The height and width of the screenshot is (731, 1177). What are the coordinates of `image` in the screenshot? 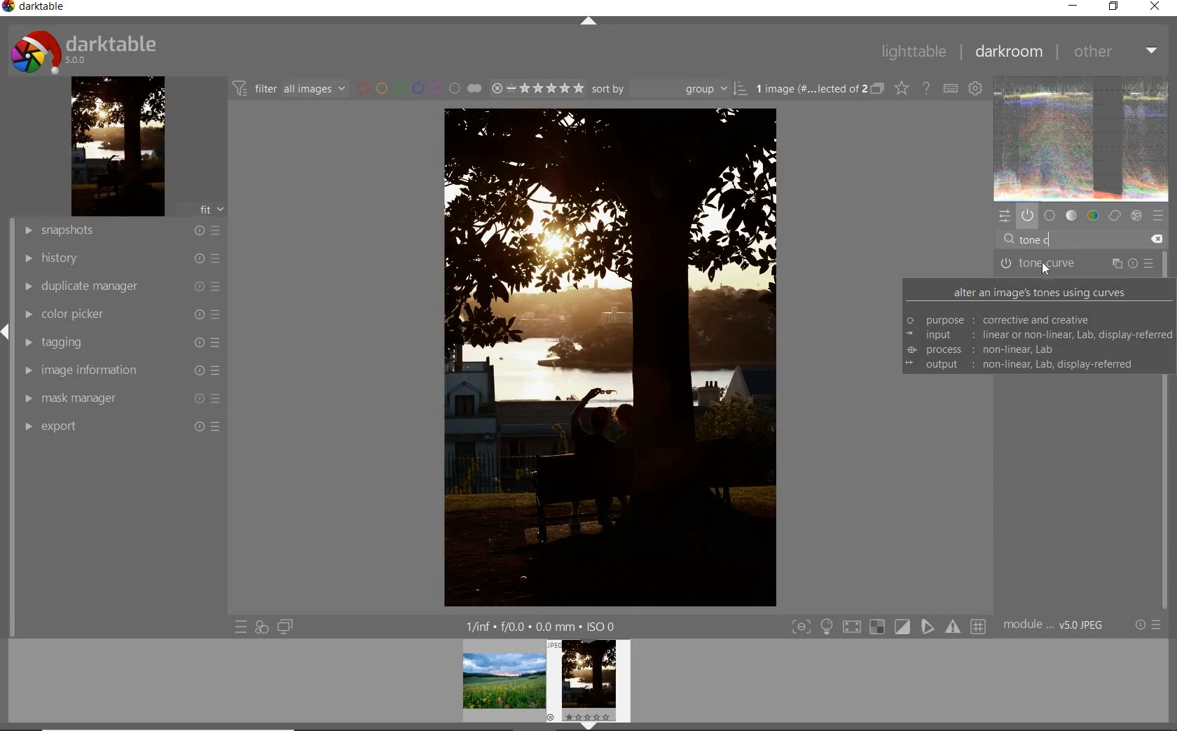 It's located at (1083, 139).